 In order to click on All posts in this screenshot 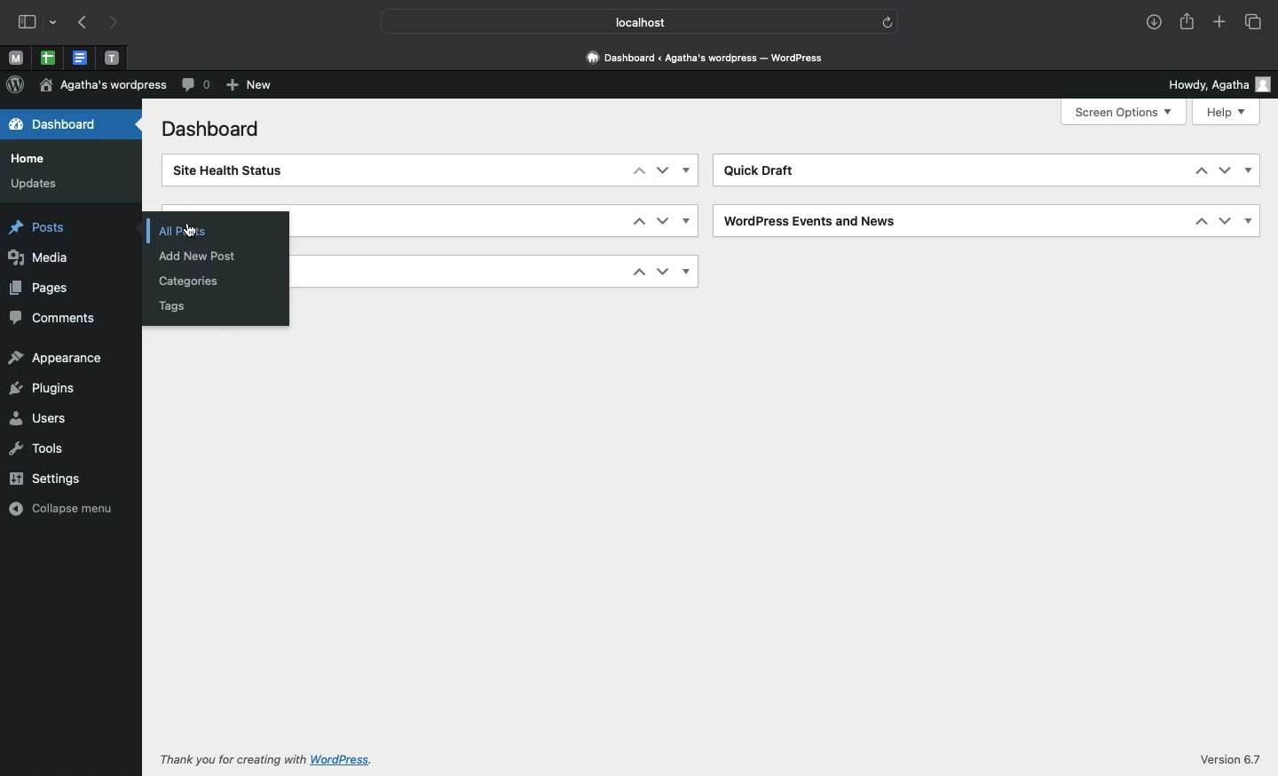, I will do `click(181, 233)`.